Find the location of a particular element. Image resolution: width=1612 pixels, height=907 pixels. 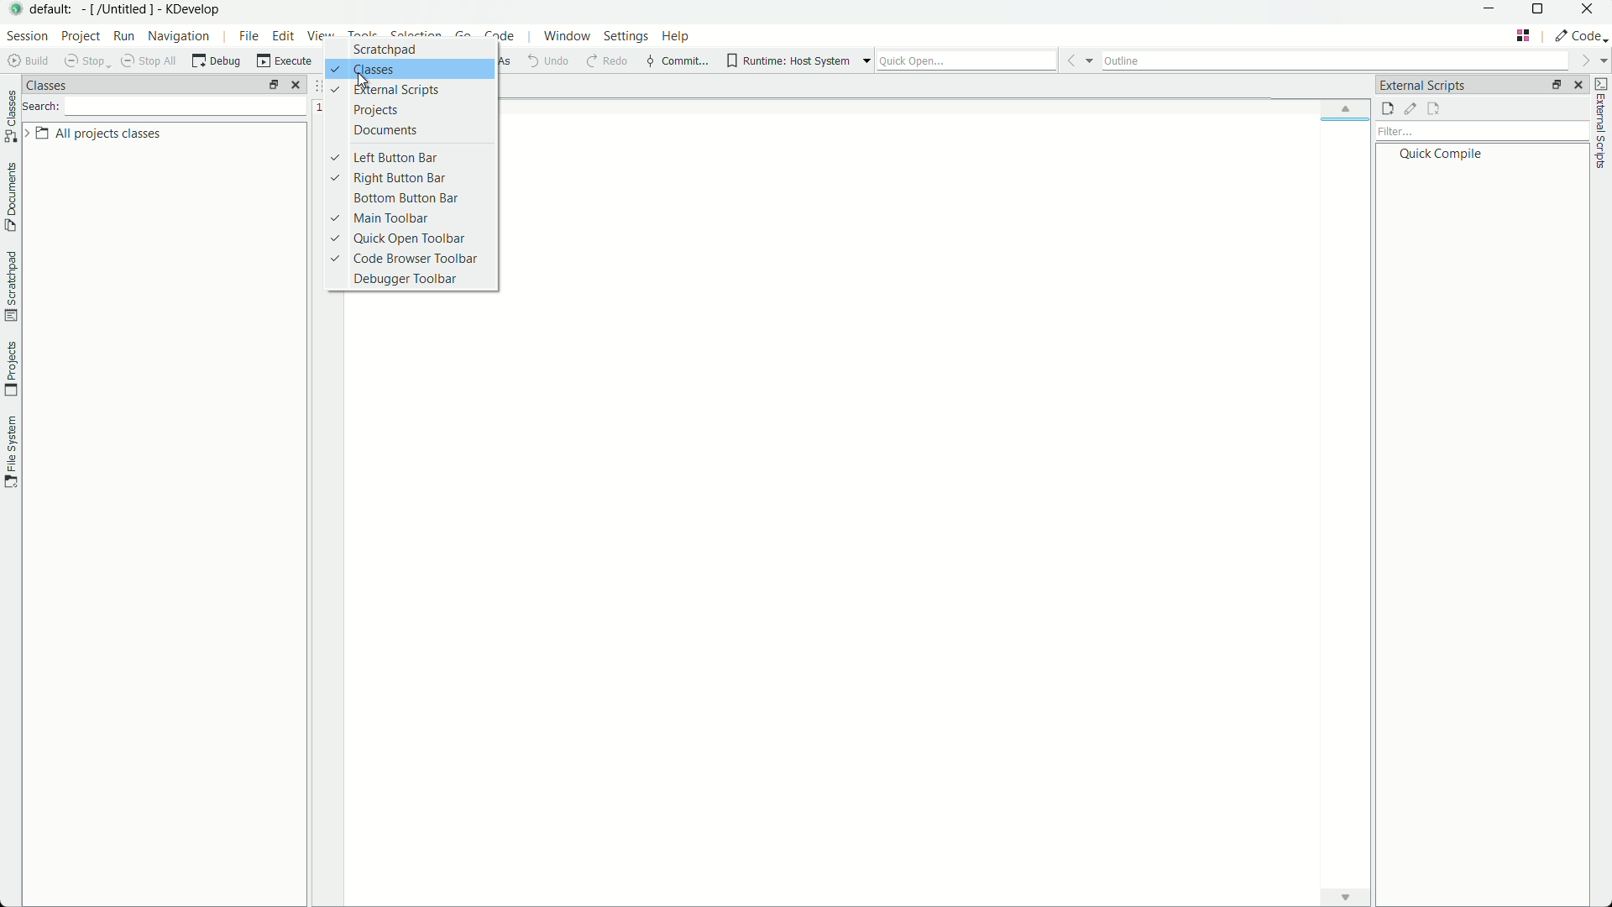

navigation menu is located at coordinates (177, 37).